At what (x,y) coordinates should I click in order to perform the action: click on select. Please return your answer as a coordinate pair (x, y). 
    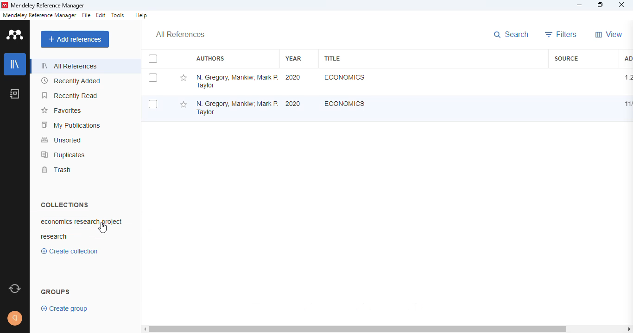
    Looking at the image, I should click on (153, 105).